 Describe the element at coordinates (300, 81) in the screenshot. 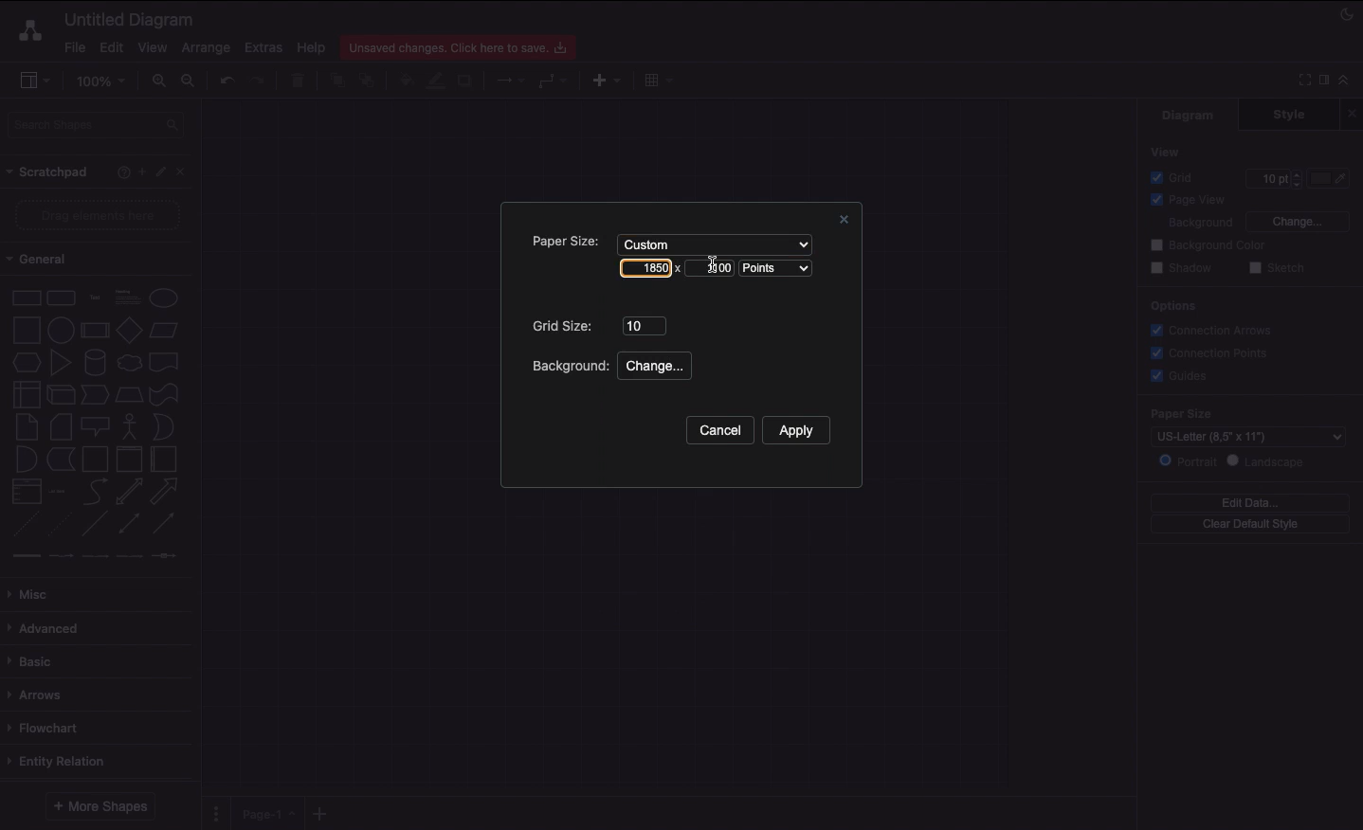

I see `Trash` at that location.